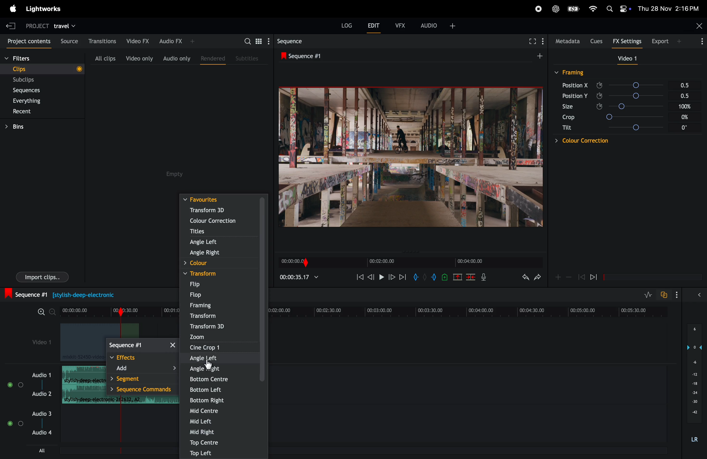  I want to click on project contents, so click(28, 42).